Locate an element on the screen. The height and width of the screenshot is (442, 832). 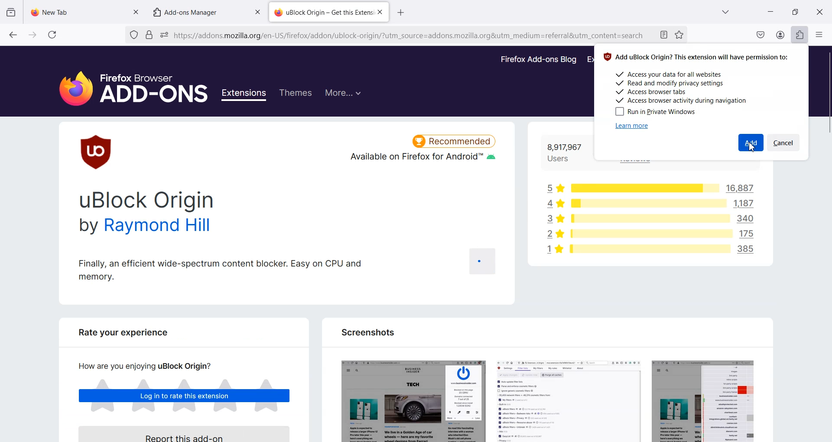
Rate your experience is located at coordinates (119, 335).